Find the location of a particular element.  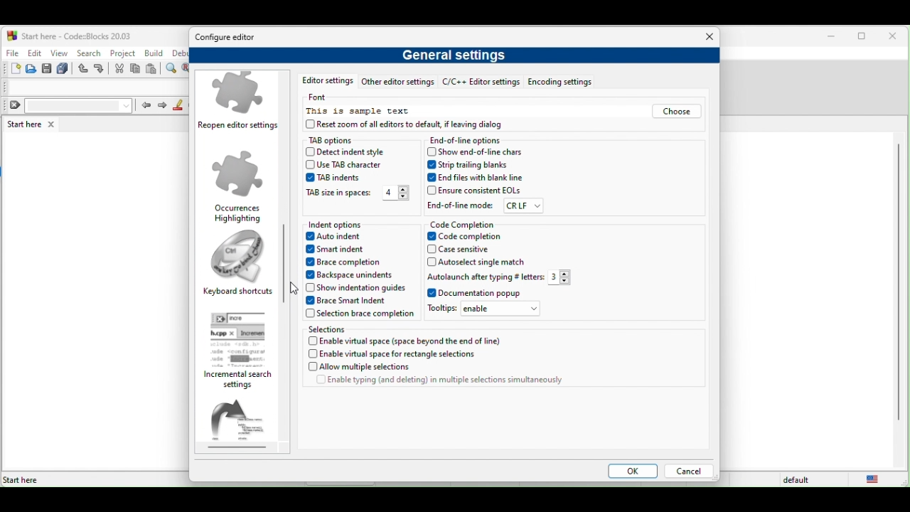

close is located at coordinates (706, 38).